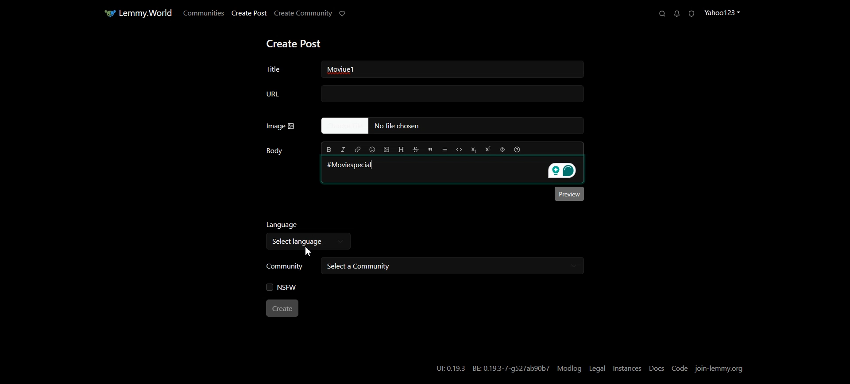 Image resolution: width=850 pixels, height=384 pixels. I want to click on Superscript, so click(488, 149).